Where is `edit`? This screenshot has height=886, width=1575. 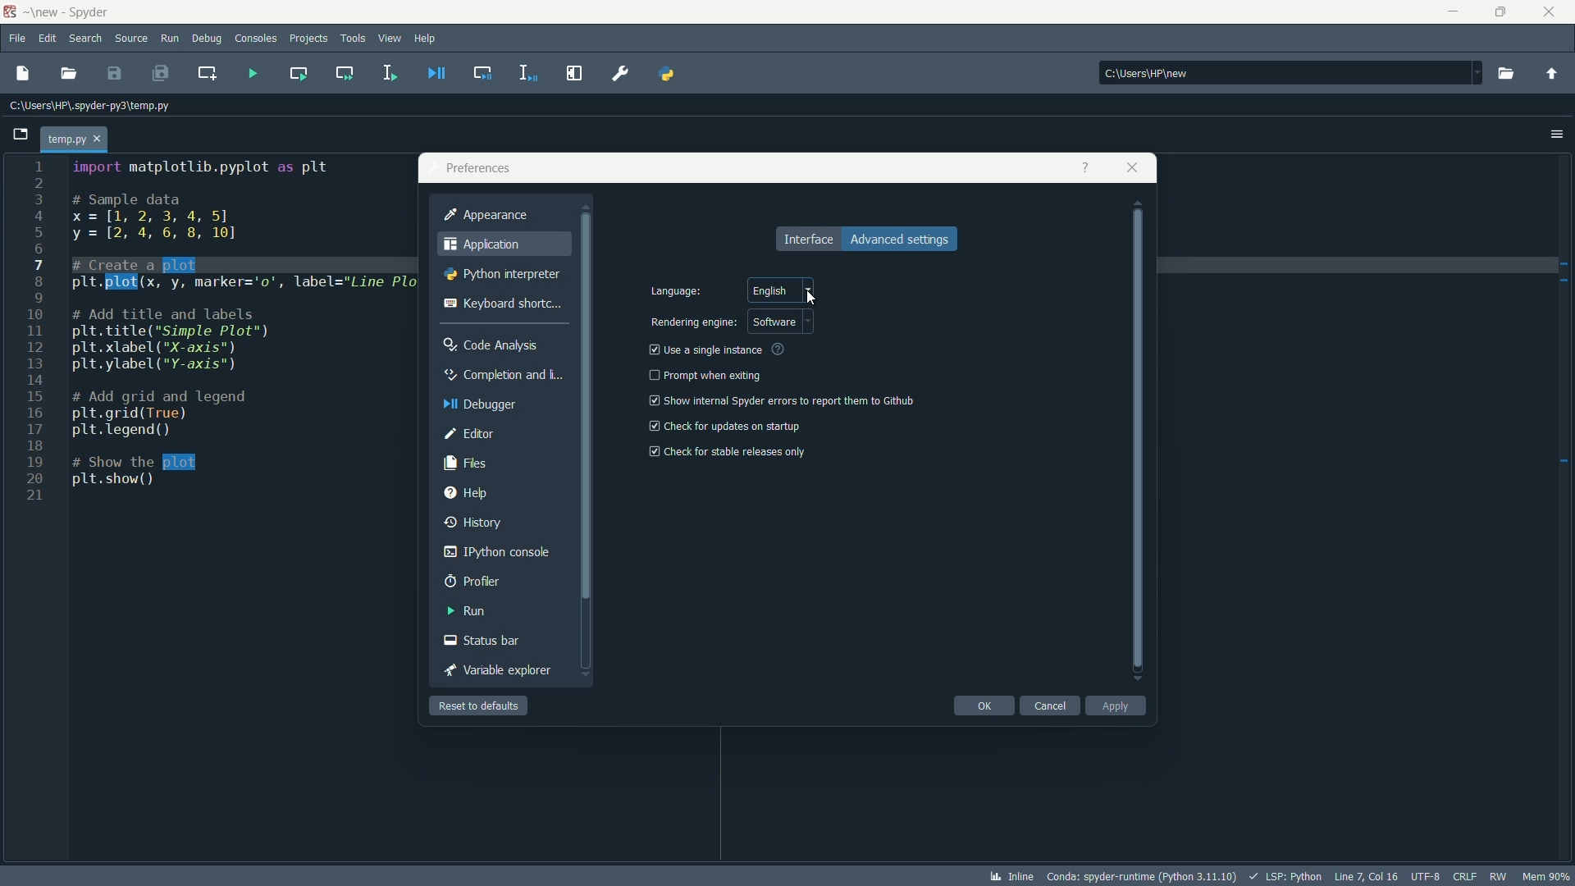
edit is located at coordinates (48, 38).